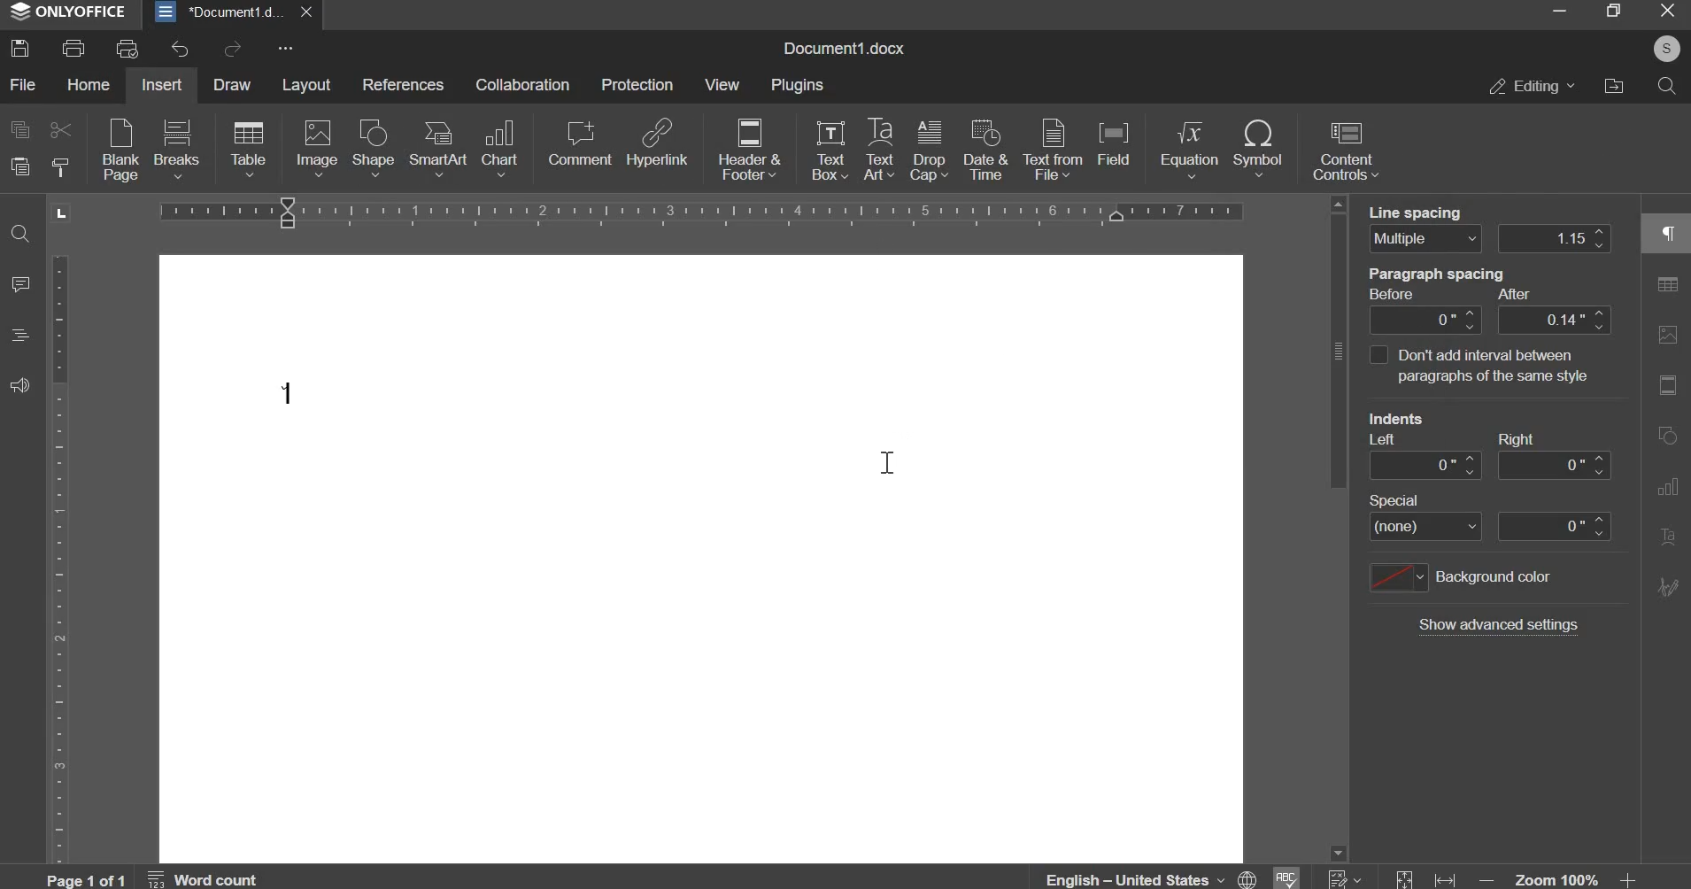 This screenshot has height=889, width=1691. What do you see at coordinates (283, 48) in the screenshot?
I see `more` at bounding box center [283, 48].